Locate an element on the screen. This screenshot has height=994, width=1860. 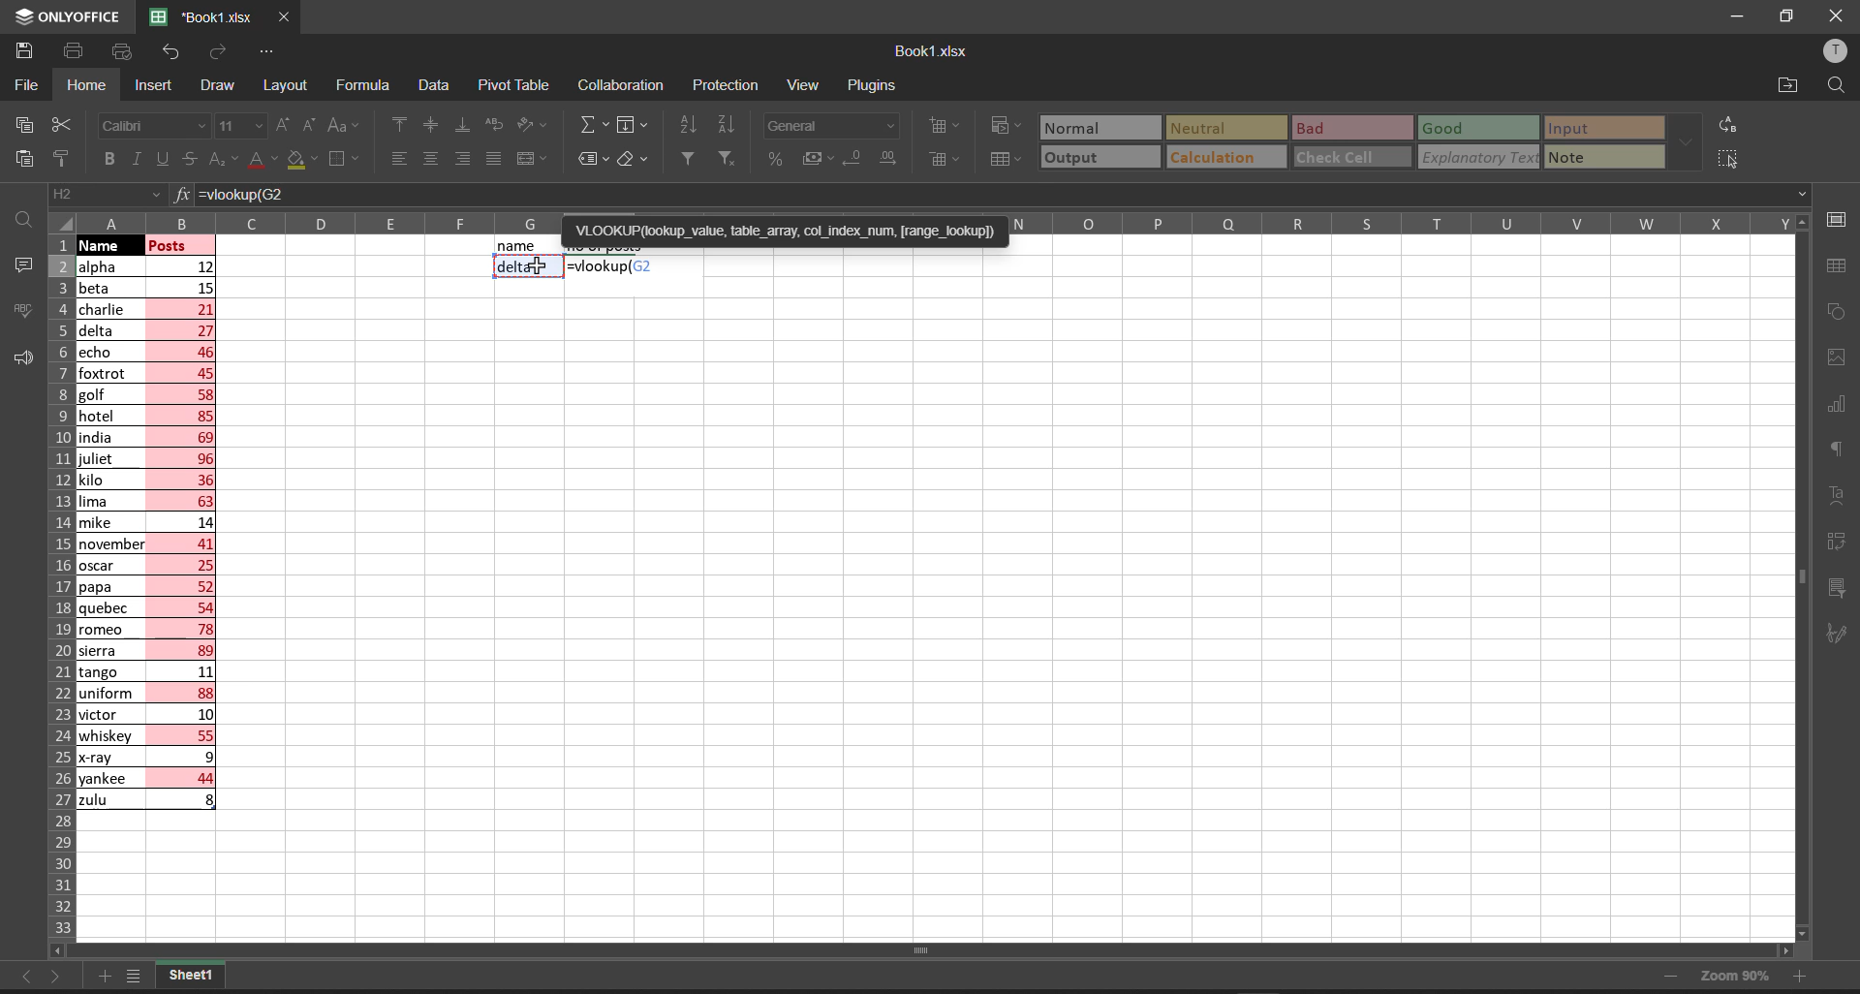
named ranges is located at coordinates (592, 160).